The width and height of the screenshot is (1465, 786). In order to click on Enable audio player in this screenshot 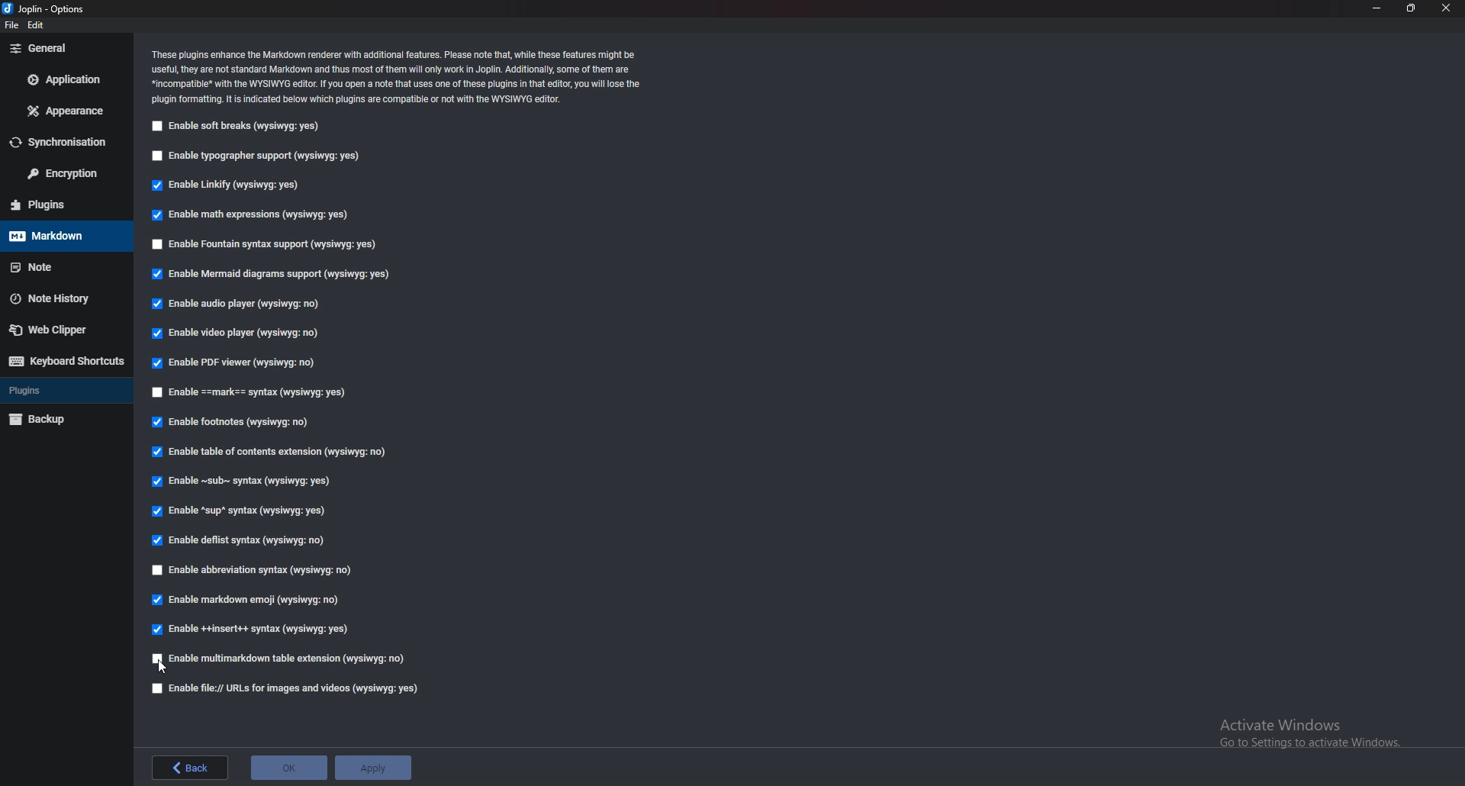, I will do `click(240, 305)`.